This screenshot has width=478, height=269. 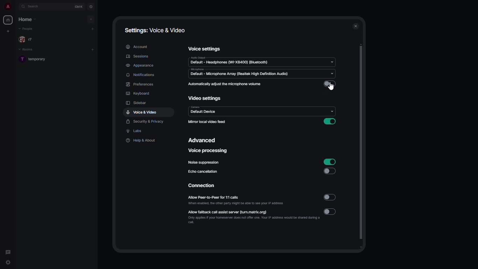 What do you see at coordinates (93, 50) in the screenshot?
I see `add` at bounding box center [93, 50].